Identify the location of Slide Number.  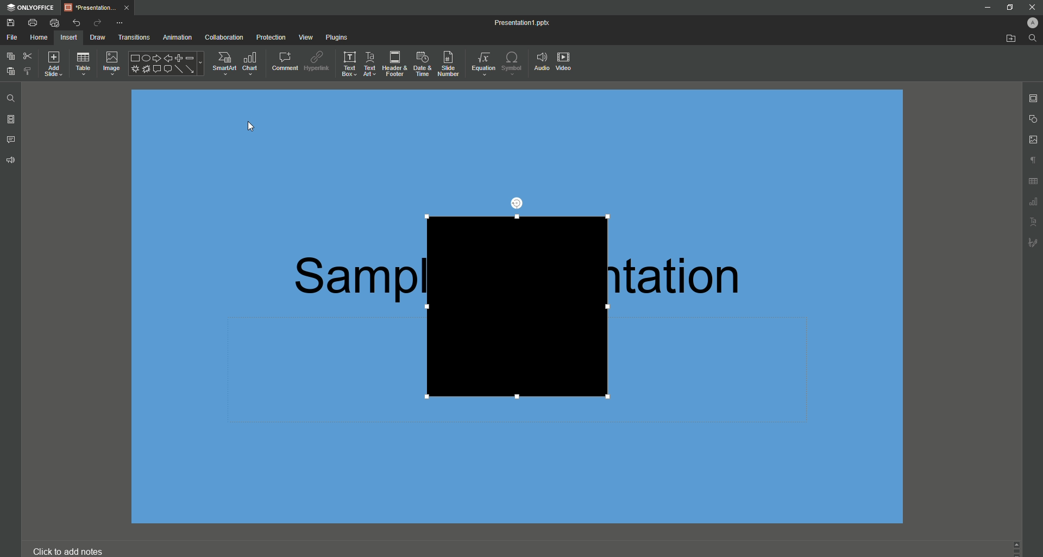
(447, 63).